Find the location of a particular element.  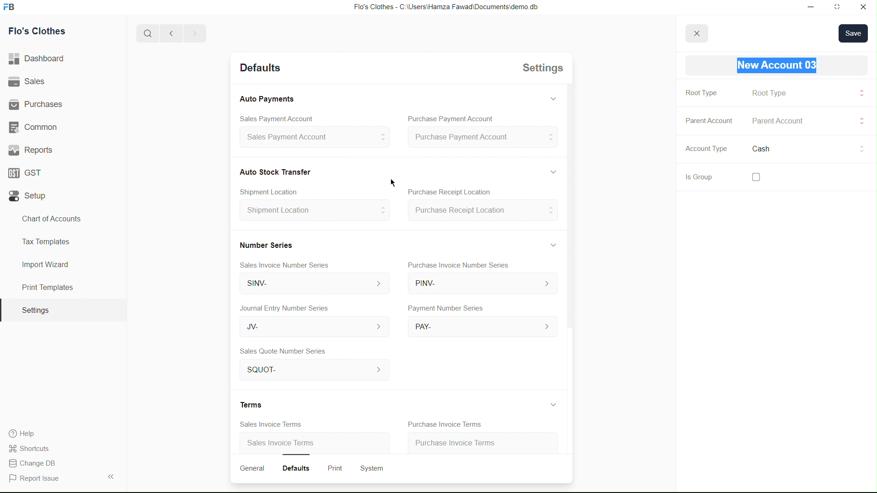

Change DB is located at coordinates (35, 464).